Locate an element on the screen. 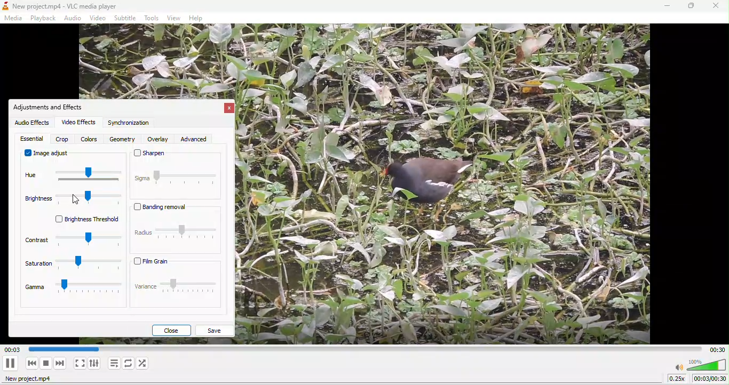  00.01/ 00.30 is located at coordinates (711, 379).